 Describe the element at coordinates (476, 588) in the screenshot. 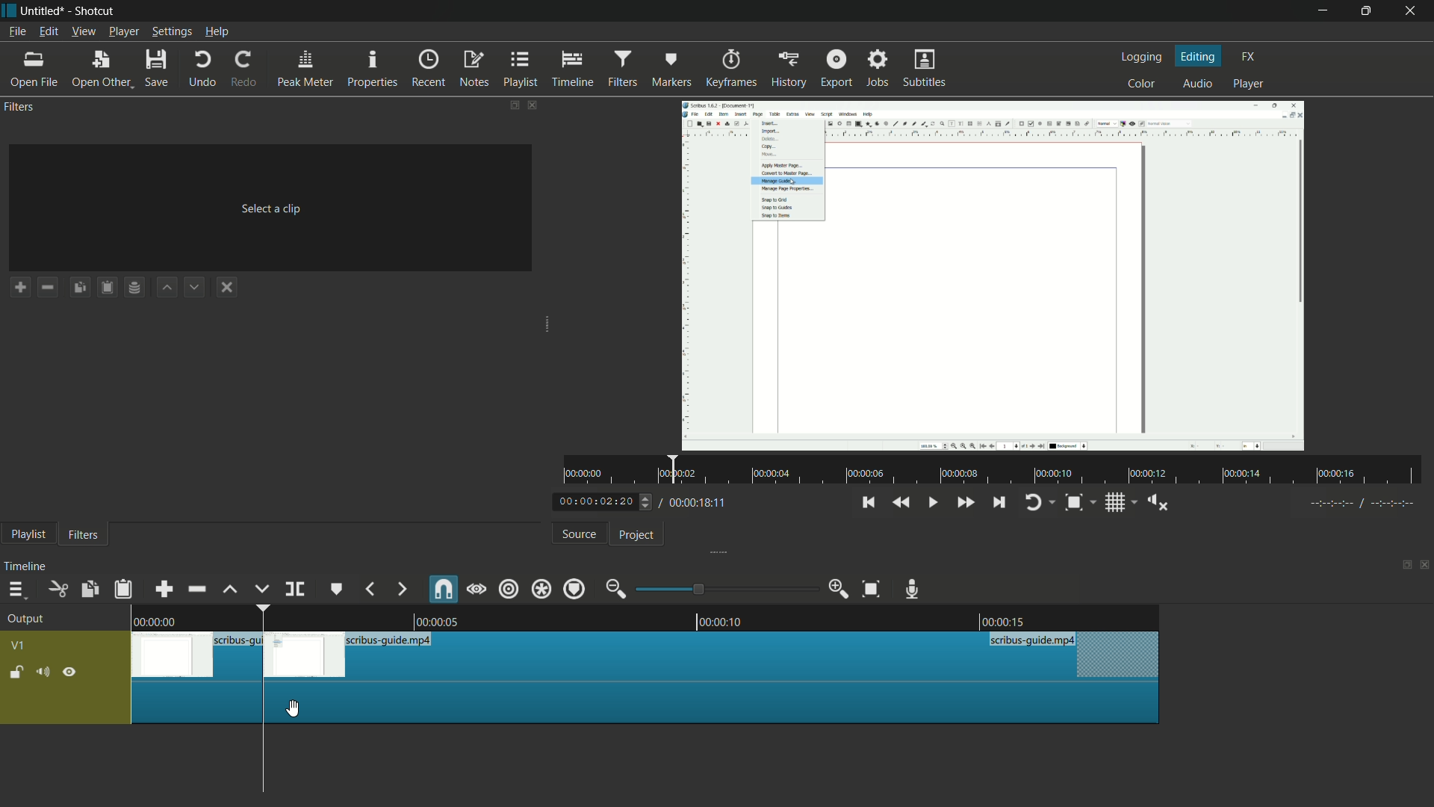

I see `scrub while dragging` at that location.